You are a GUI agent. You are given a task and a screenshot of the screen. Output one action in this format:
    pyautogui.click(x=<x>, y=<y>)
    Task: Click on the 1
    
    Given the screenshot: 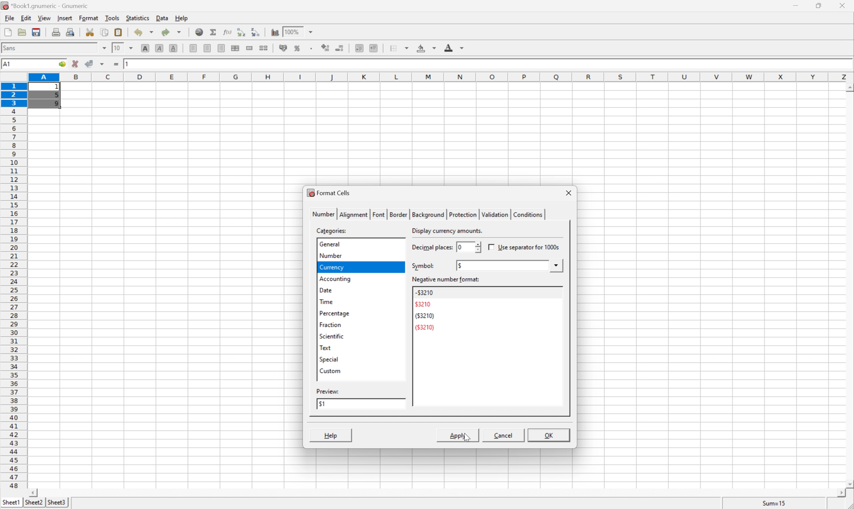 What is the action you would take?
    pyautogui.click(x=128, y=63)
    